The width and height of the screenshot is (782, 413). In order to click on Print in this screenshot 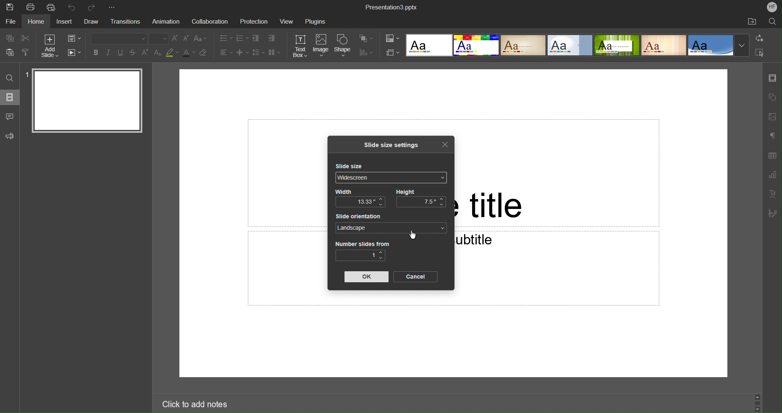, I will do `click(31, 7)`.